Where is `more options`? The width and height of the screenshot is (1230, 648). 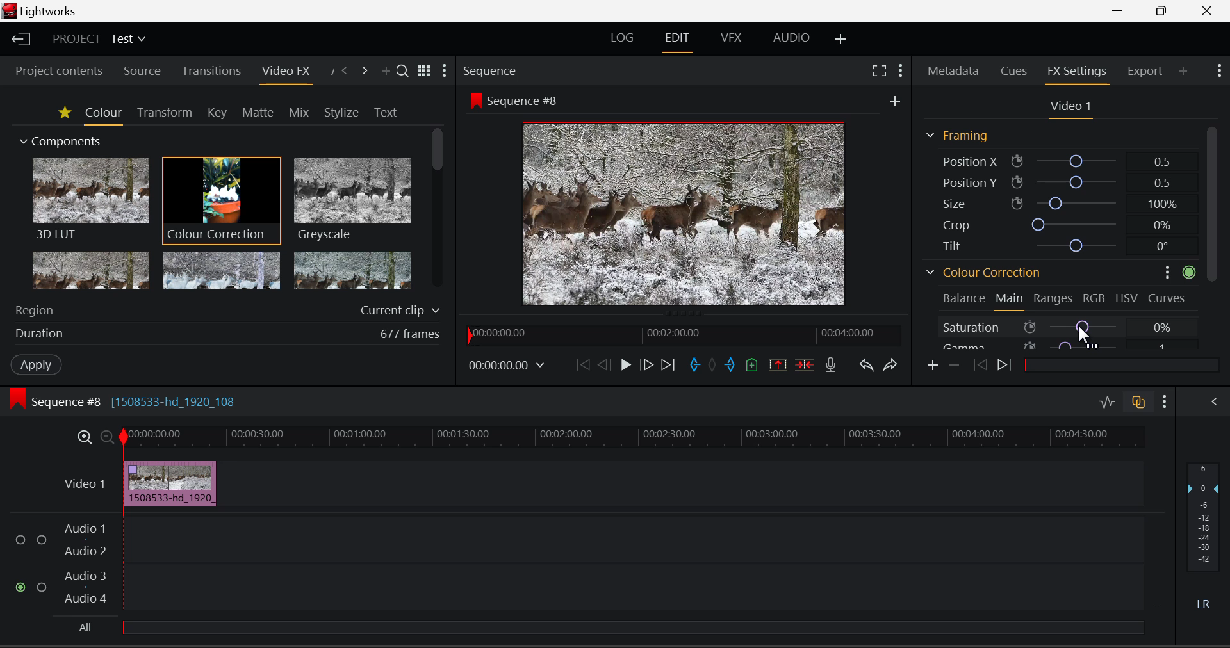 more options is located at coordinates (1162, 271).